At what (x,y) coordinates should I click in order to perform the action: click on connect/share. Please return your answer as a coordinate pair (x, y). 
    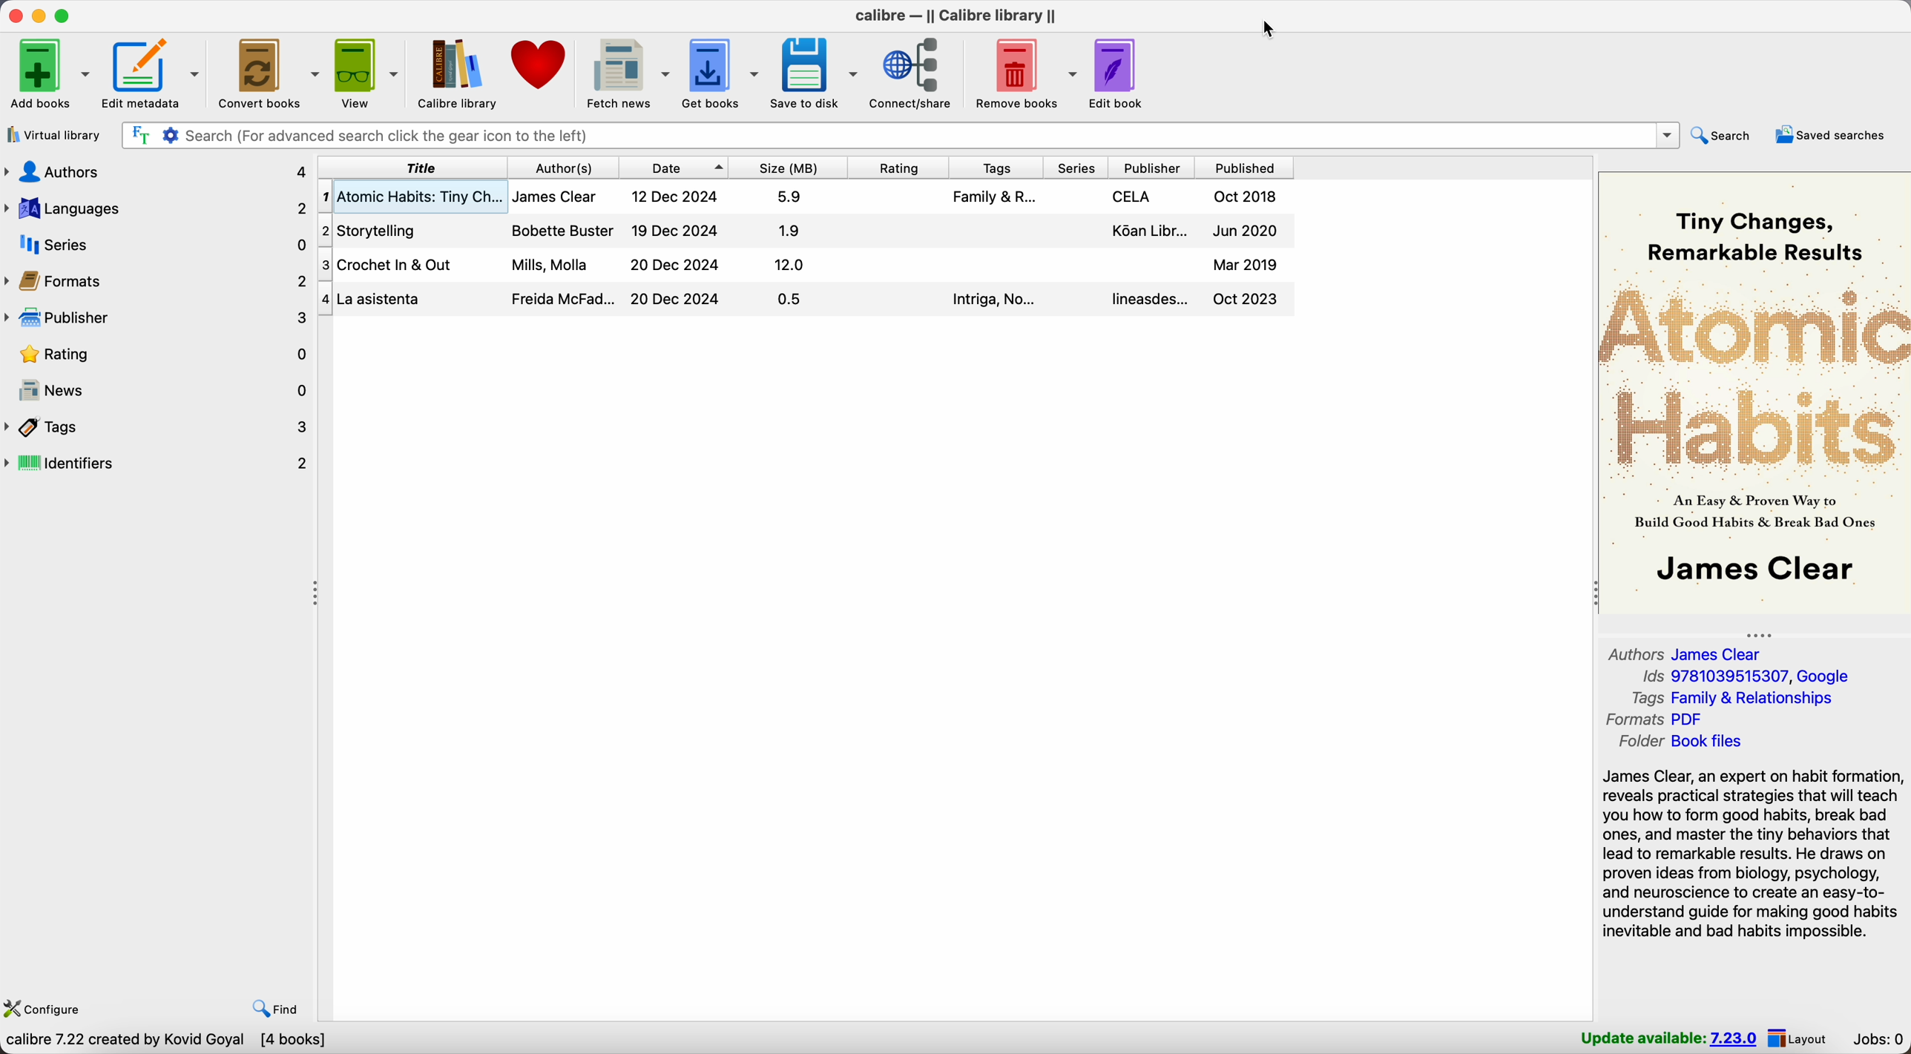
    Looking at the image, I should click on (917, 74).